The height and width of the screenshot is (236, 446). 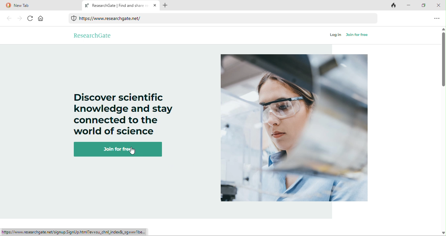 What do you see at coordinates (166, 5) in the screenshot?
I see `add` at bounding box center [166, 5].